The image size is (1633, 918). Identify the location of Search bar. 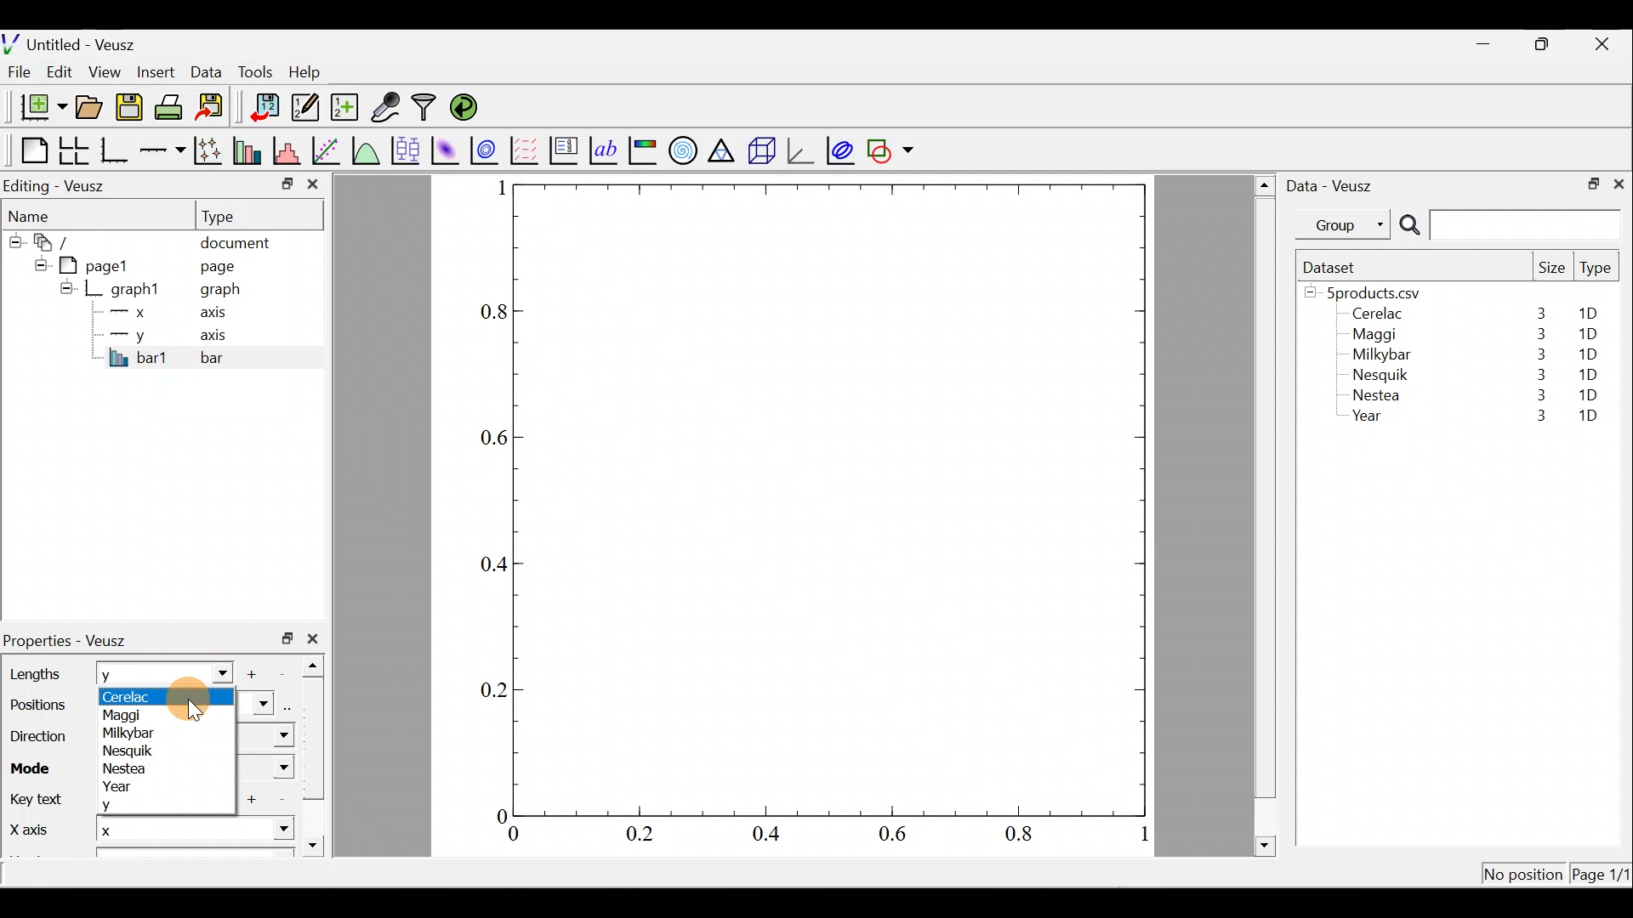
(1507, 225).